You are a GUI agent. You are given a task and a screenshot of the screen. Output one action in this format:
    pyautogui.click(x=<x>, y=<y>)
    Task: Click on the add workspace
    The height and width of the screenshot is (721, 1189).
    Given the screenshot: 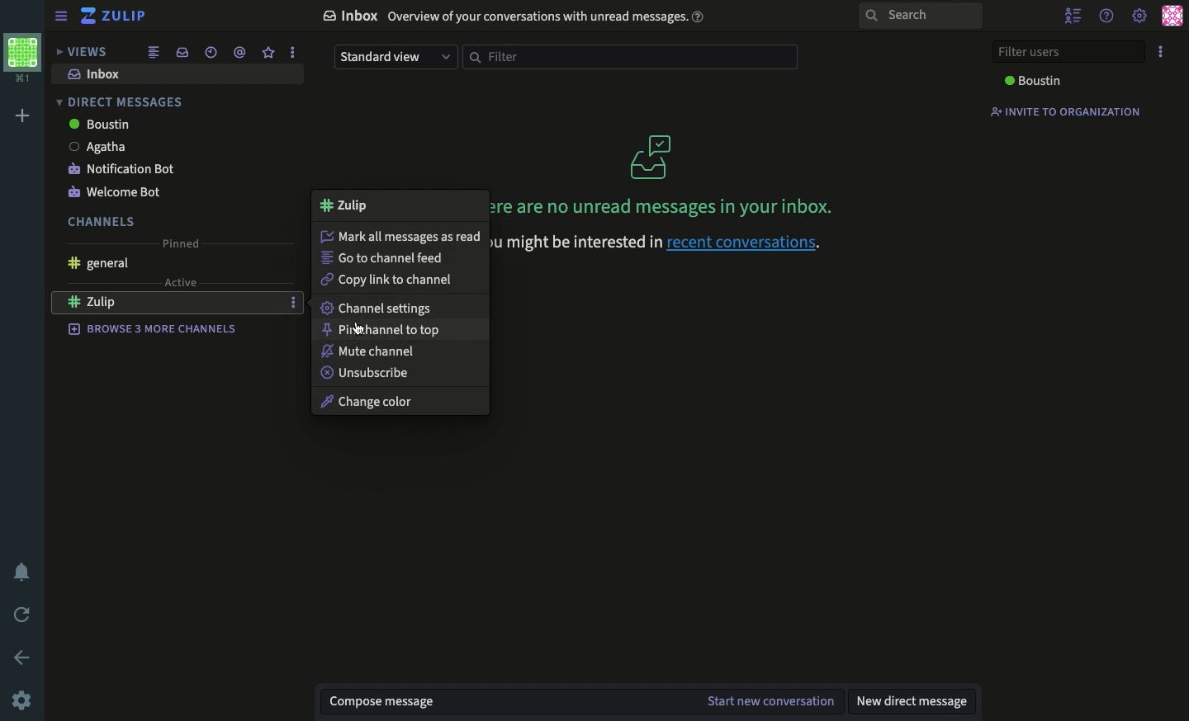 What is the action you would take?
    pyautogui.click(x=25, y=117)
    